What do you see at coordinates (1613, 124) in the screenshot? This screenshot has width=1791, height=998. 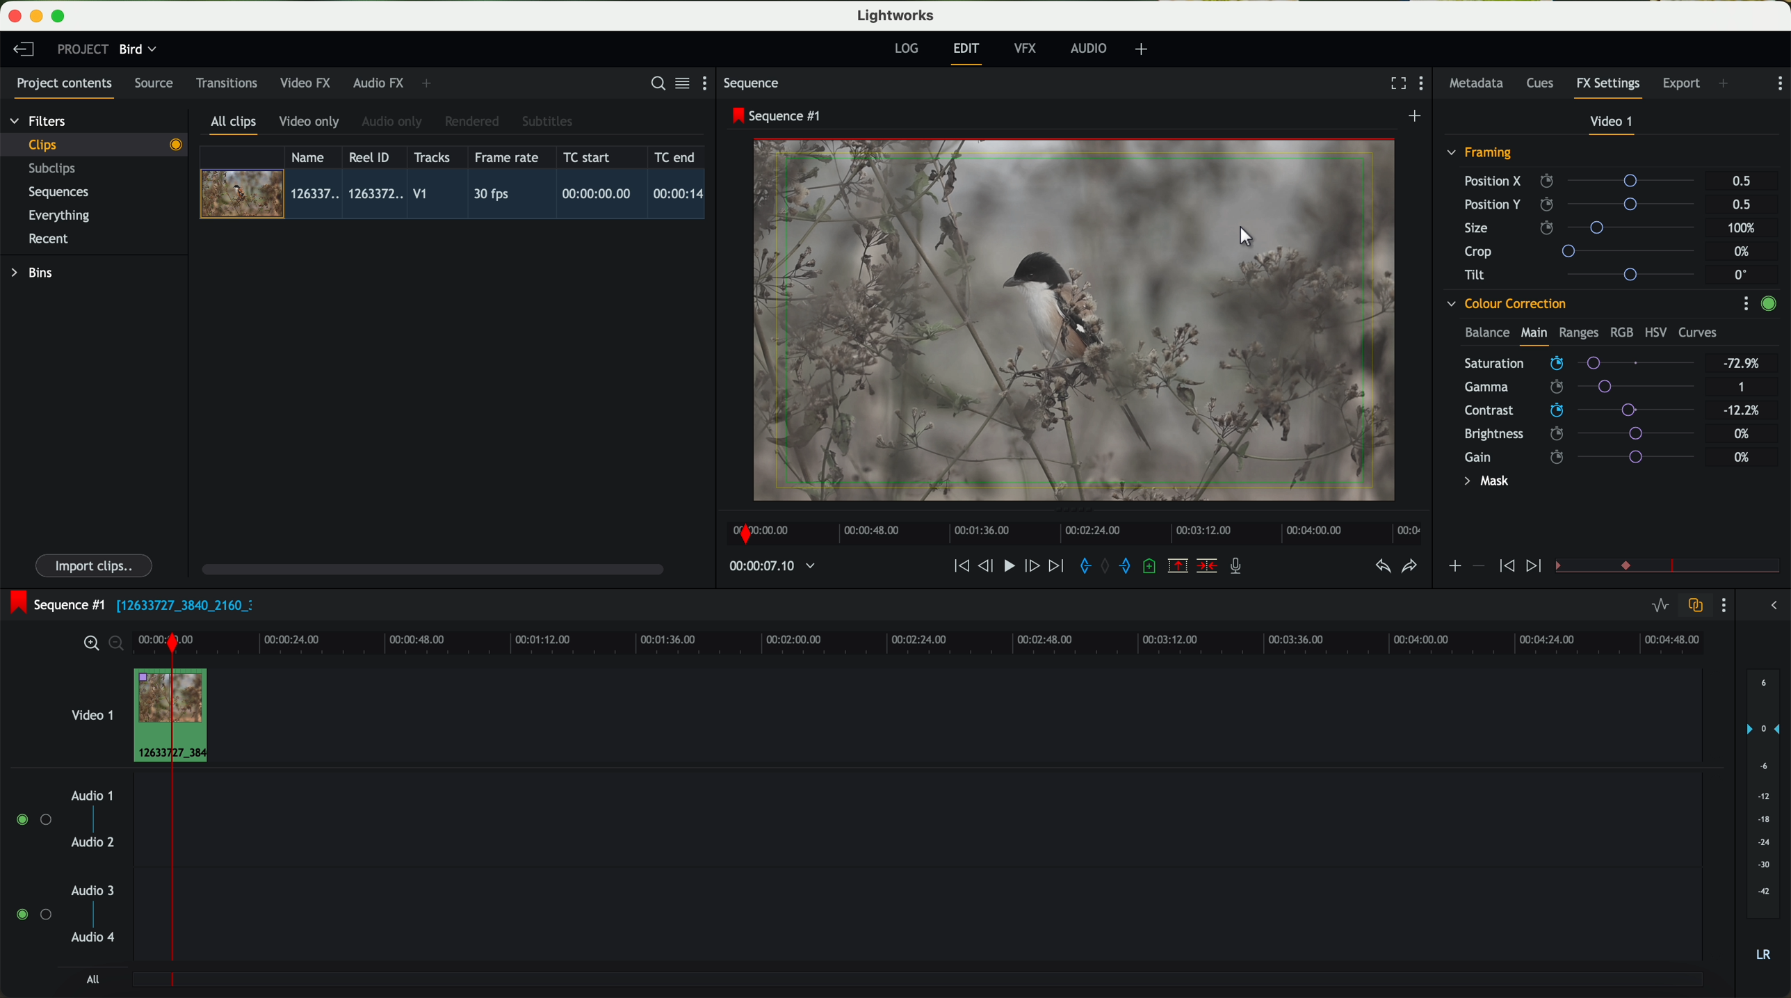 I see `video 1` at bounding box center [1613, 124].